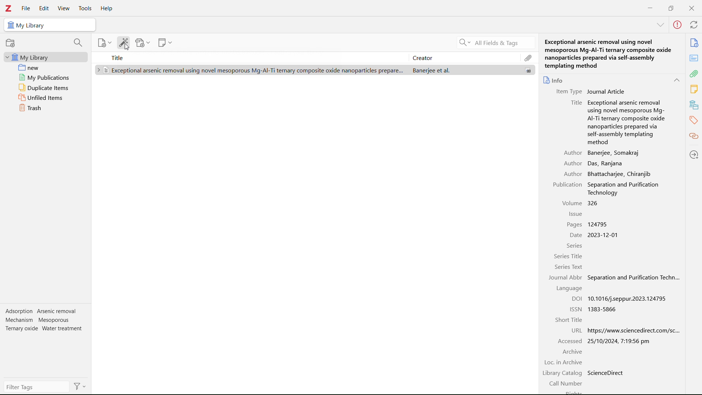 Image resolution: width=702 pixels, height=395 pixels. What do you see at coordinates (607, 163) in the screenshot?
I see `Das, Ranjana` at bounding box center [607, 163].